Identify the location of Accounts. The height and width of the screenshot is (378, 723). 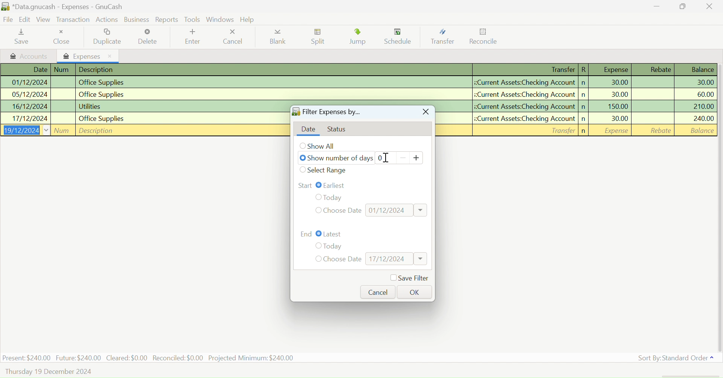
(29, 56).